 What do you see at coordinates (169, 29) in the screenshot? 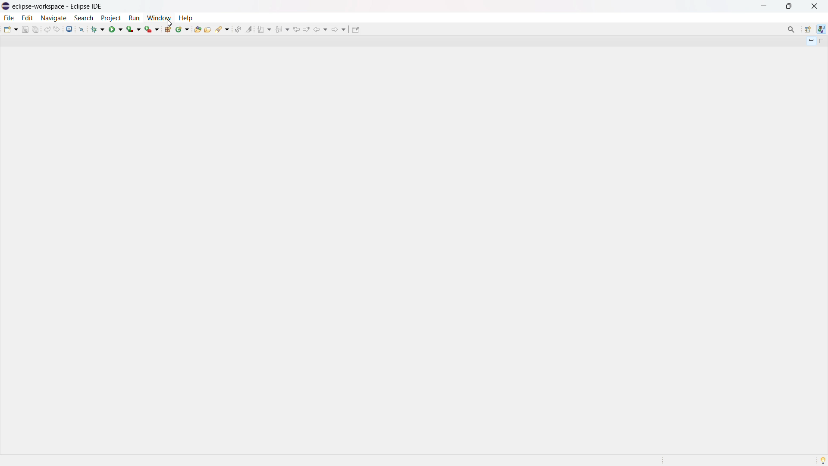
I see `new java project` at bounding box center [169, 29].